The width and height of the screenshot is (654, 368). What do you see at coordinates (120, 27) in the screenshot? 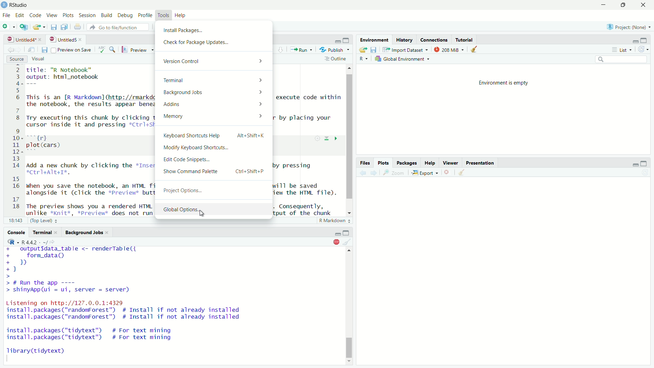
I see `Go to file/function` at bounding box center [120, 27].